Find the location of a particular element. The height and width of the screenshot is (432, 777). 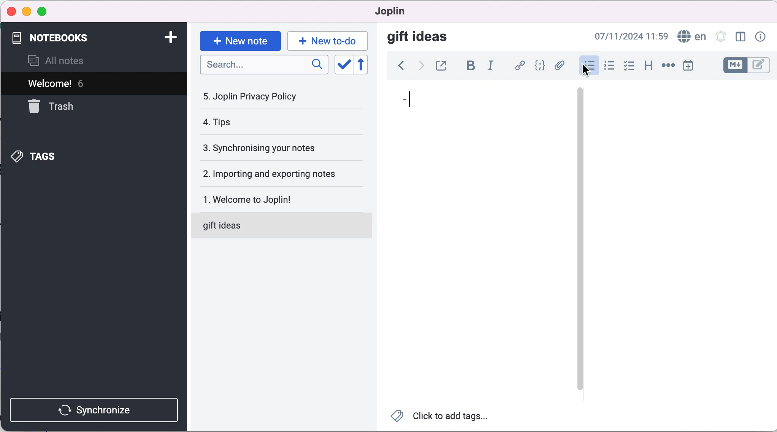

new note is located at coordinates (239, 39).